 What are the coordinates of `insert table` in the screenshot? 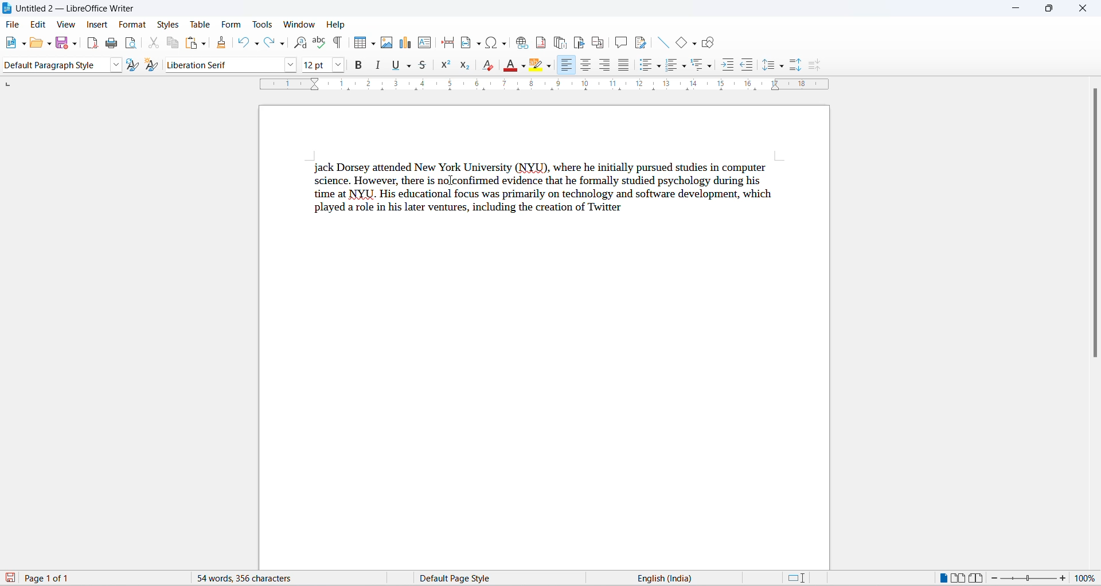 It's located at (361, 44).